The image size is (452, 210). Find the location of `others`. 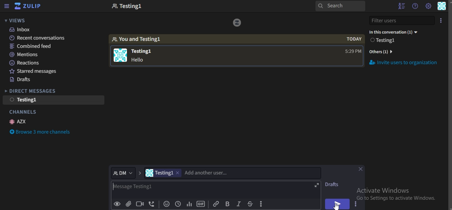

others is located at coordinates (382, 52).